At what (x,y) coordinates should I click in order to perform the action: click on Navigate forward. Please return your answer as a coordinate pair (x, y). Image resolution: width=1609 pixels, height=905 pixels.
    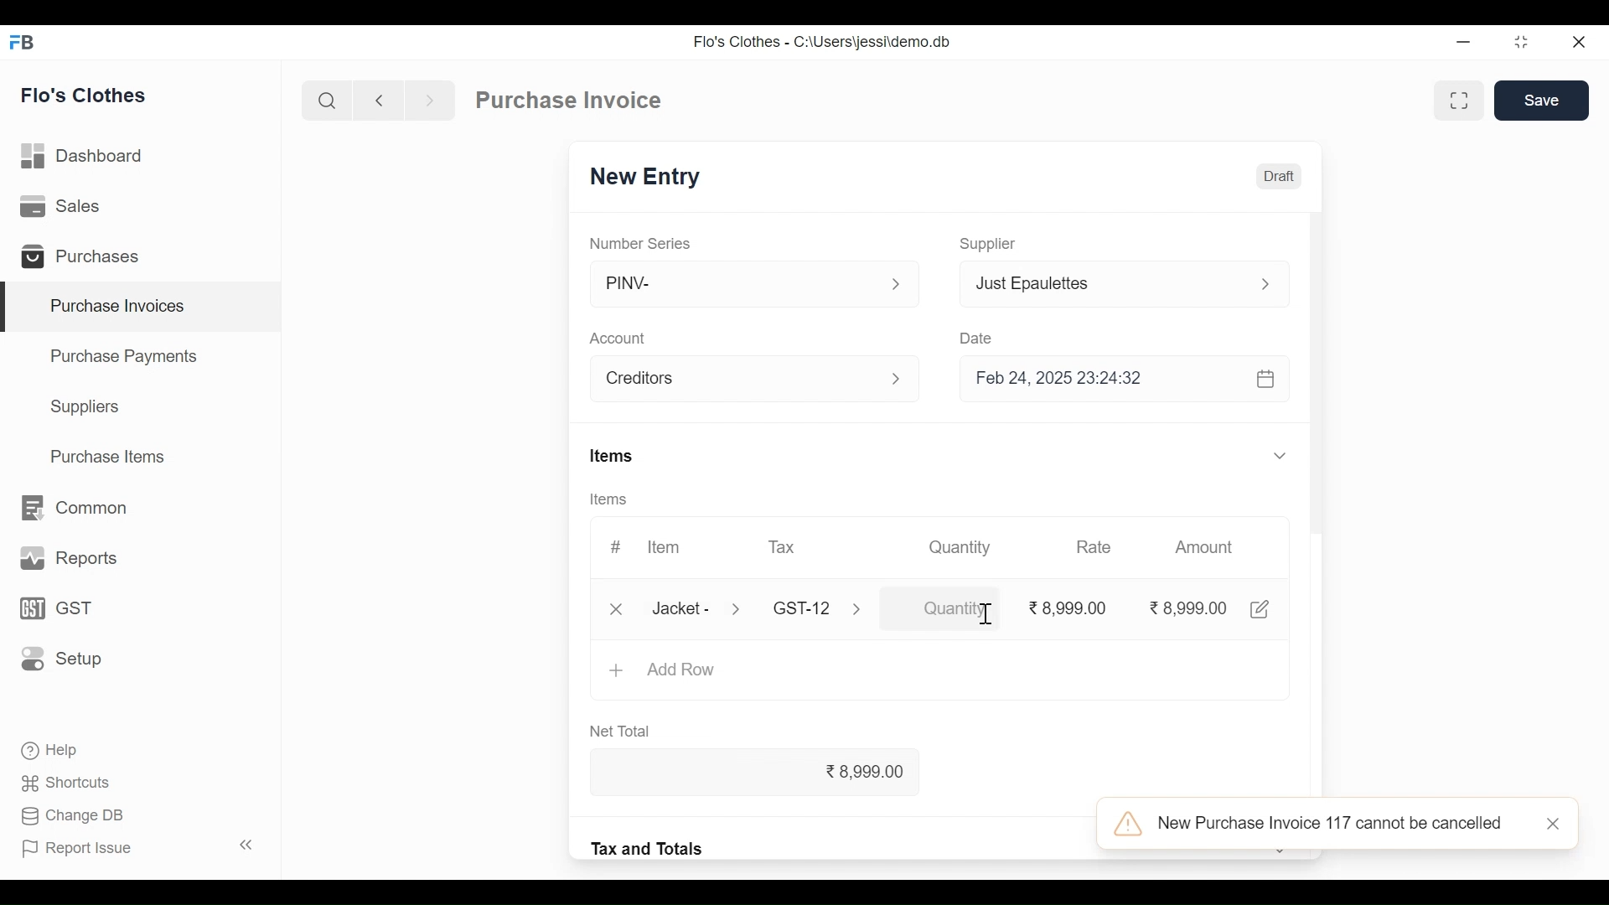
    Looking at the image, I should click on (429, 101).